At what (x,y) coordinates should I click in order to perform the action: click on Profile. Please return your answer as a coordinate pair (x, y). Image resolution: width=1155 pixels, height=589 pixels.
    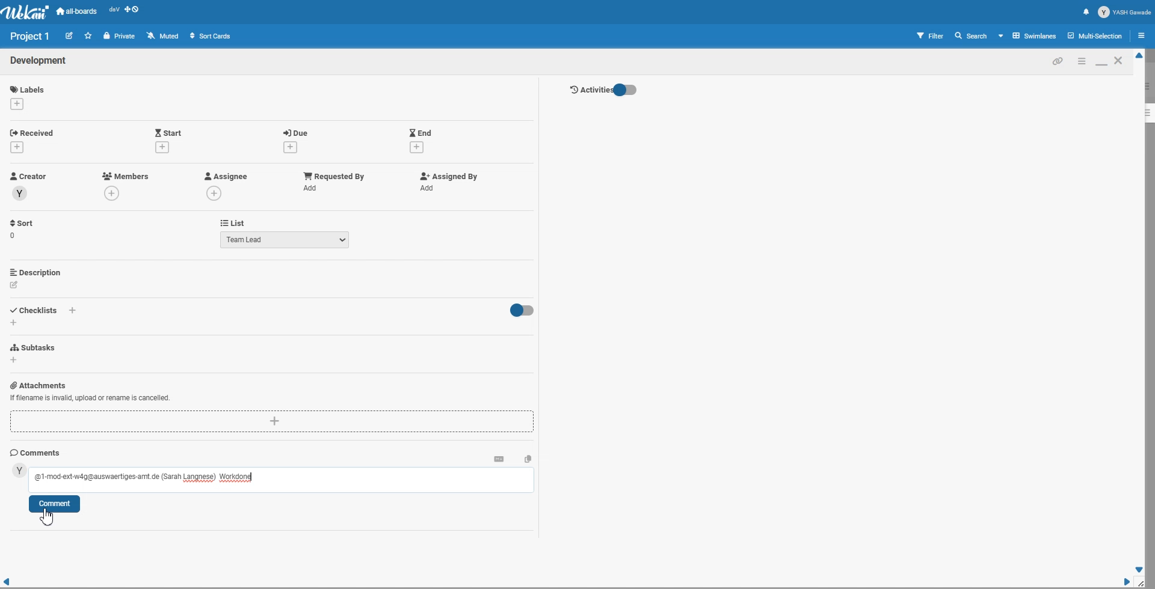
    Looking at the image, I should click on (1125, 12).